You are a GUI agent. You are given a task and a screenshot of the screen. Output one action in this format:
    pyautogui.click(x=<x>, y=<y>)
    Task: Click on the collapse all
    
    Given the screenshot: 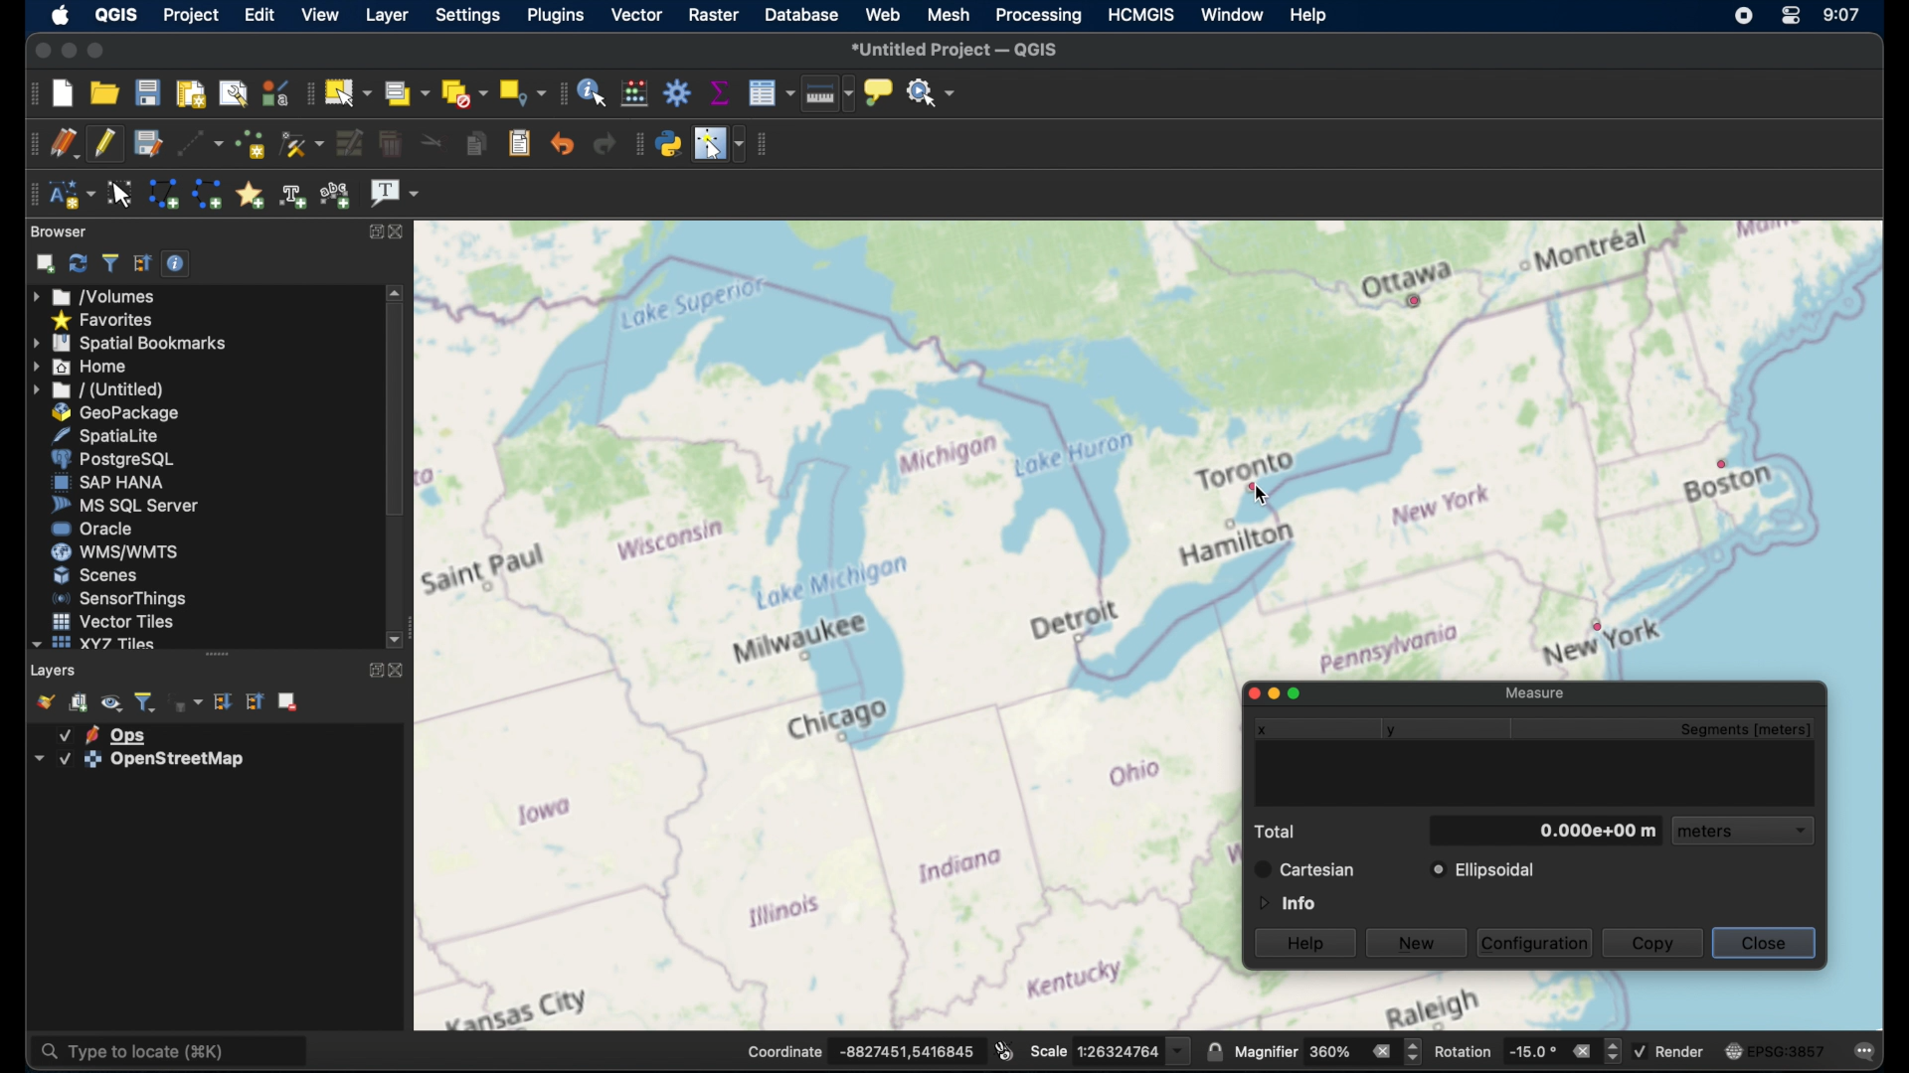 What is the action you would take?
    pyautogui.click(x=142, y=263)
    